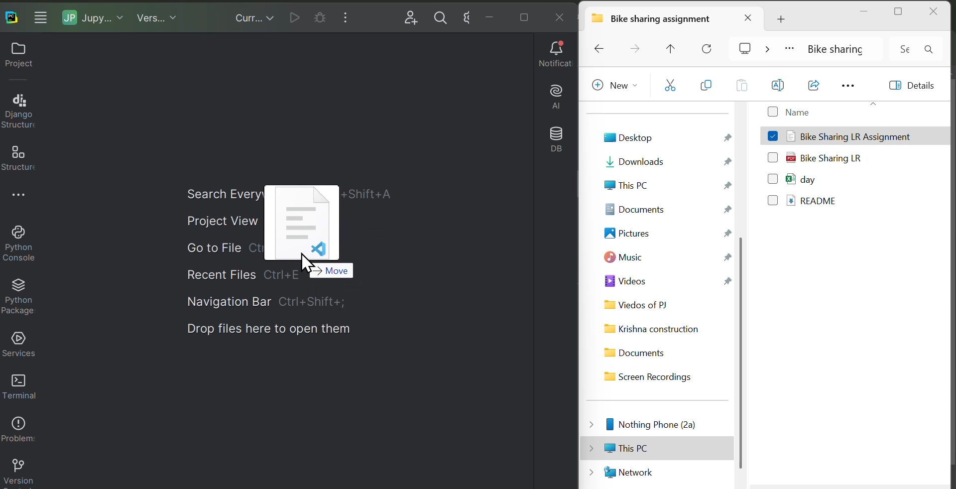  What do you see at coordinates (773, 203) in the screenshot?
I see `Checkbox` at bounding box center [773, 203].